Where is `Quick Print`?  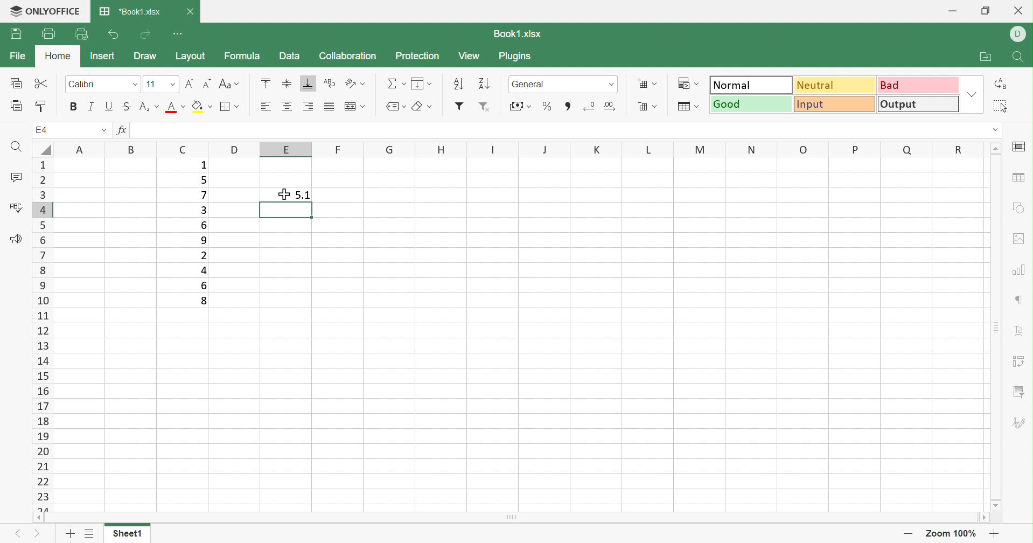
Quick Print is located at coordinates (80, 34).